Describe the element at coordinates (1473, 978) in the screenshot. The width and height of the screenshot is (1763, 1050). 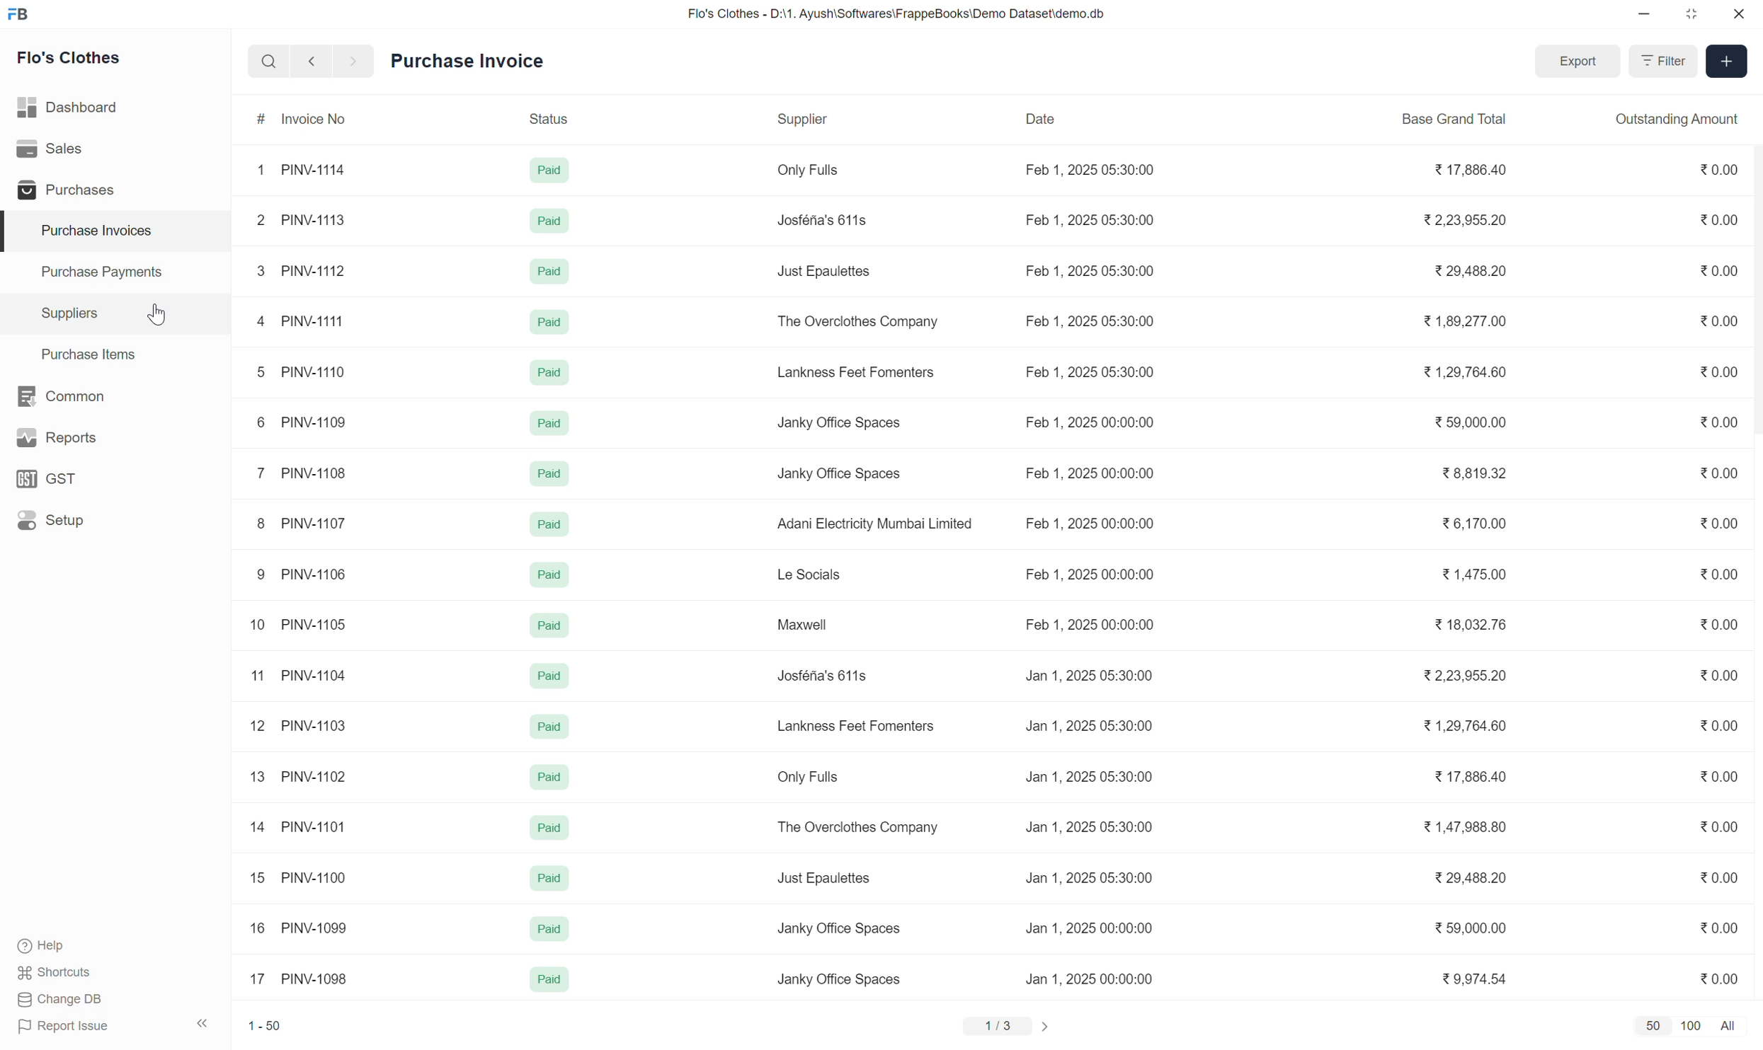
I see `9,974.54` at that location.